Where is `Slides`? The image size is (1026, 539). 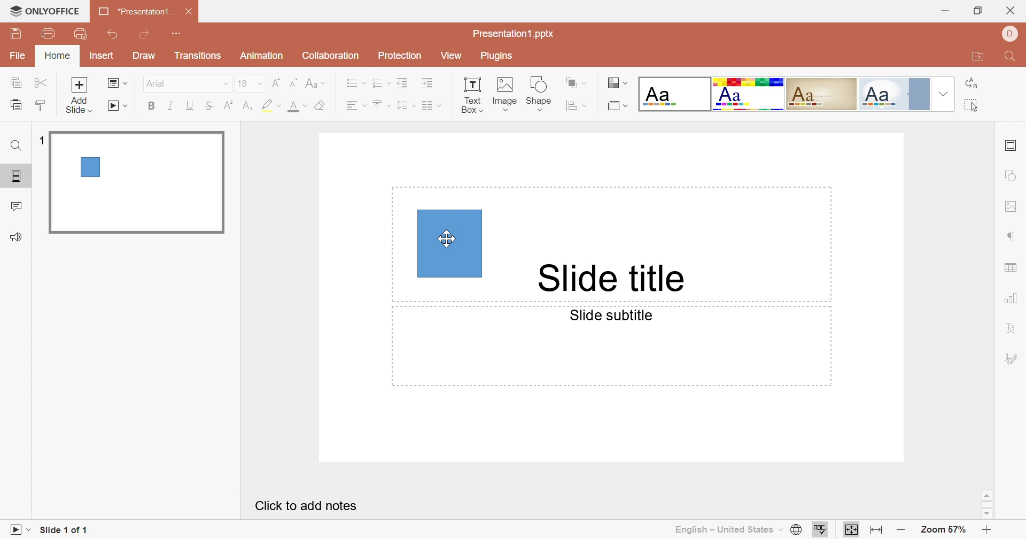
Slides is located at coordinates (18, 176).